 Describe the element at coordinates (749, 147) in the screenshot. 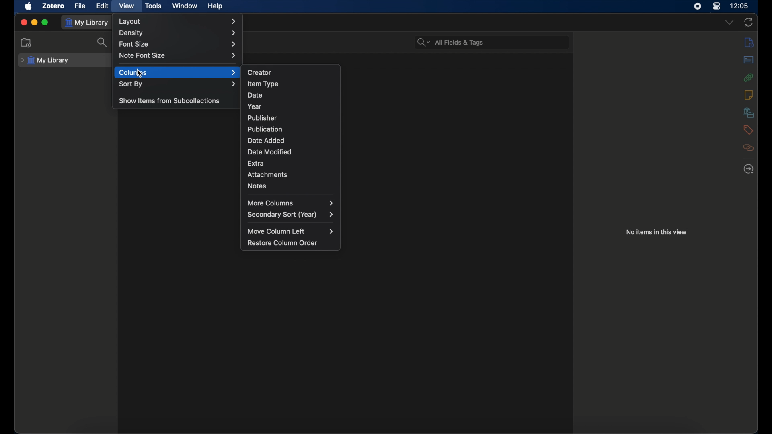

I see `related` at that location.